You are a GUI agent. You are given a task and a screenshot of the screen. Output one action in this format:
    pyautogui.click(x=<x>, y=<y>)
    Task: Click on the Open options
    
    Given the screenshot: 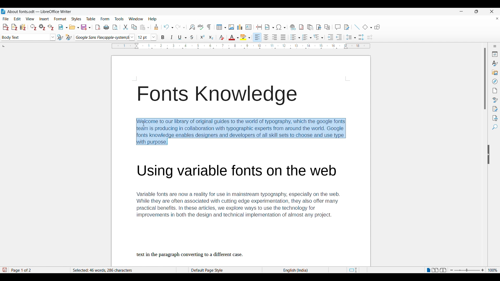 What is the action you would take?
    pyautogui.click(x=74, y=27)
    